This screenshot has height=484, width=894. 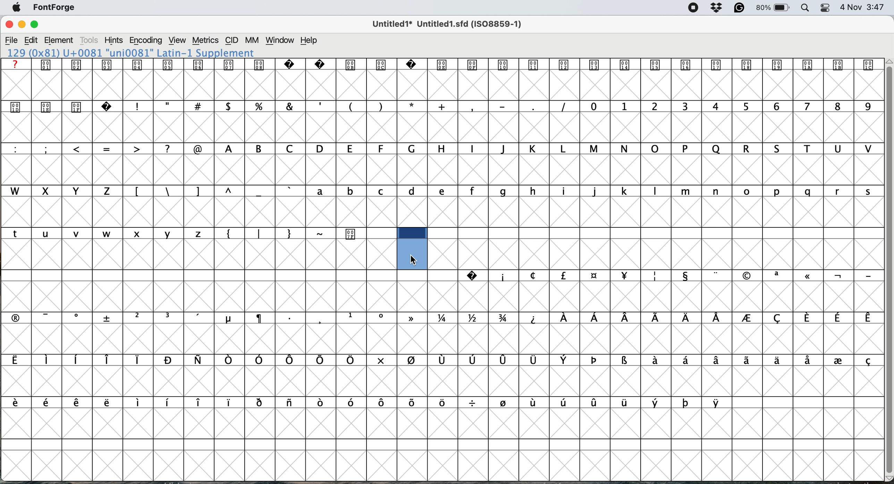 I want to click on Hints, so click(x=114, y=41).